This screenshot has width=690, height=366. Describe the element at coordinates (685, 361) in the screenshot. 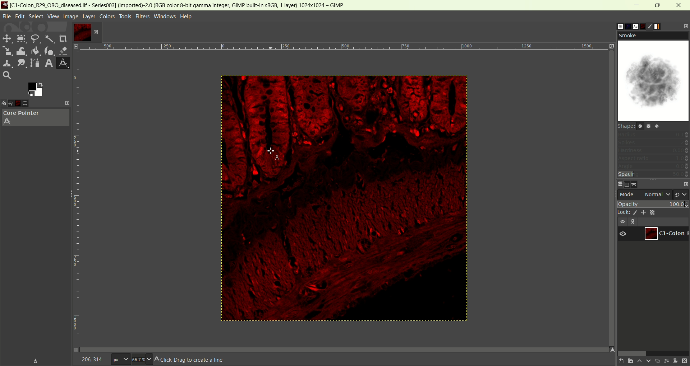

I see `delete layer` at that location.